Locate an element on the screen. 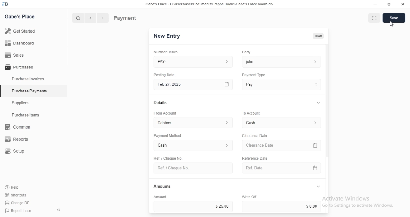 This screenshot has height=217, width=410. Clearance Date is located at coordinates (283, 146).